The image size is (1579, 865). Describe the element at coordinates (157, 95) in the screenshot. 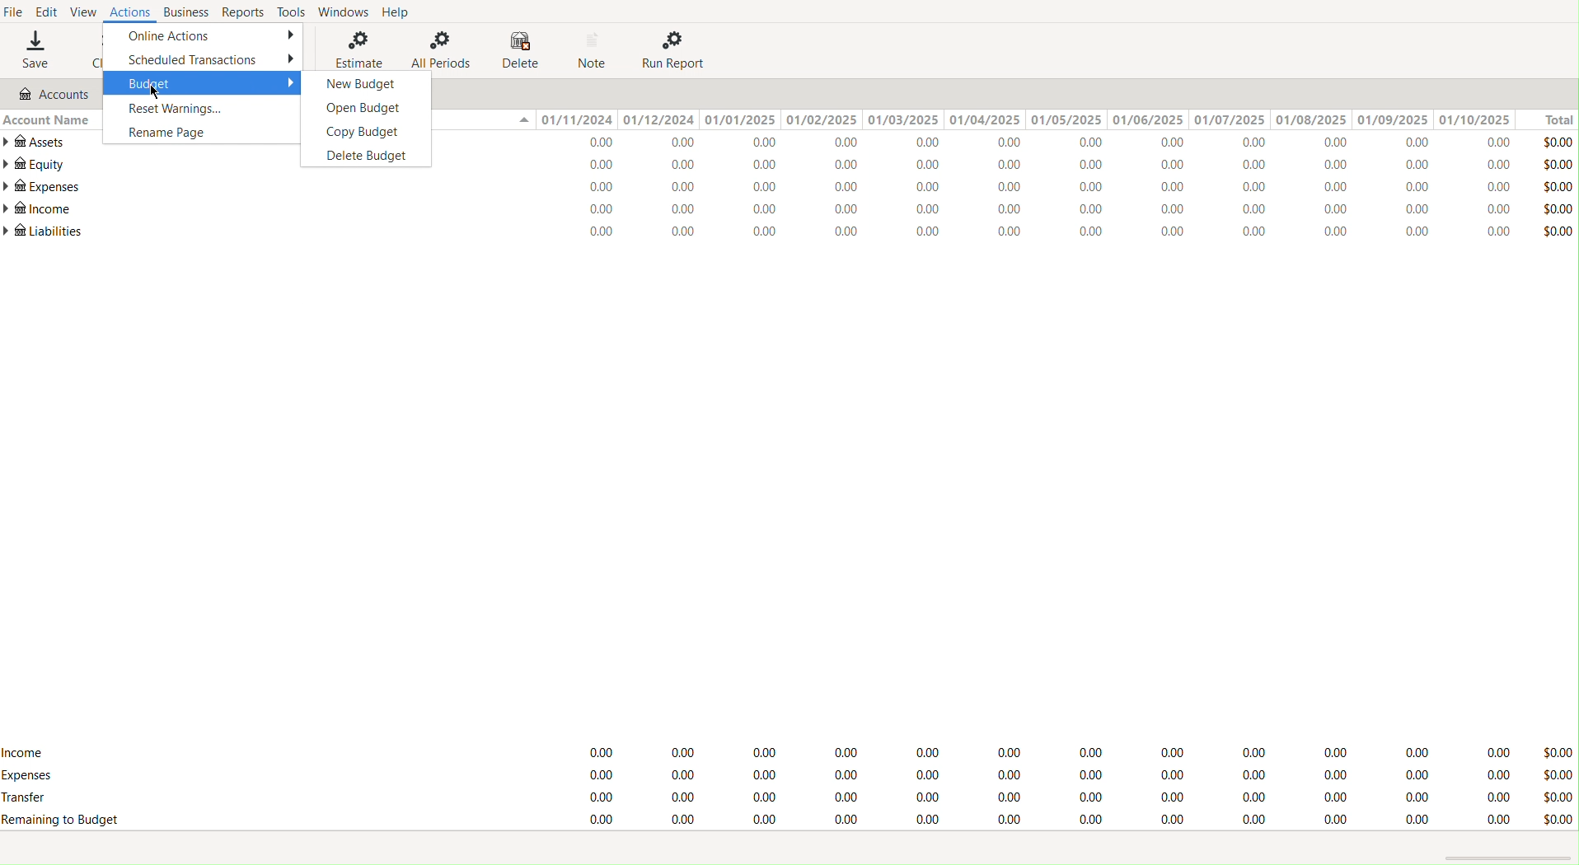

I see `cursor` at that location.